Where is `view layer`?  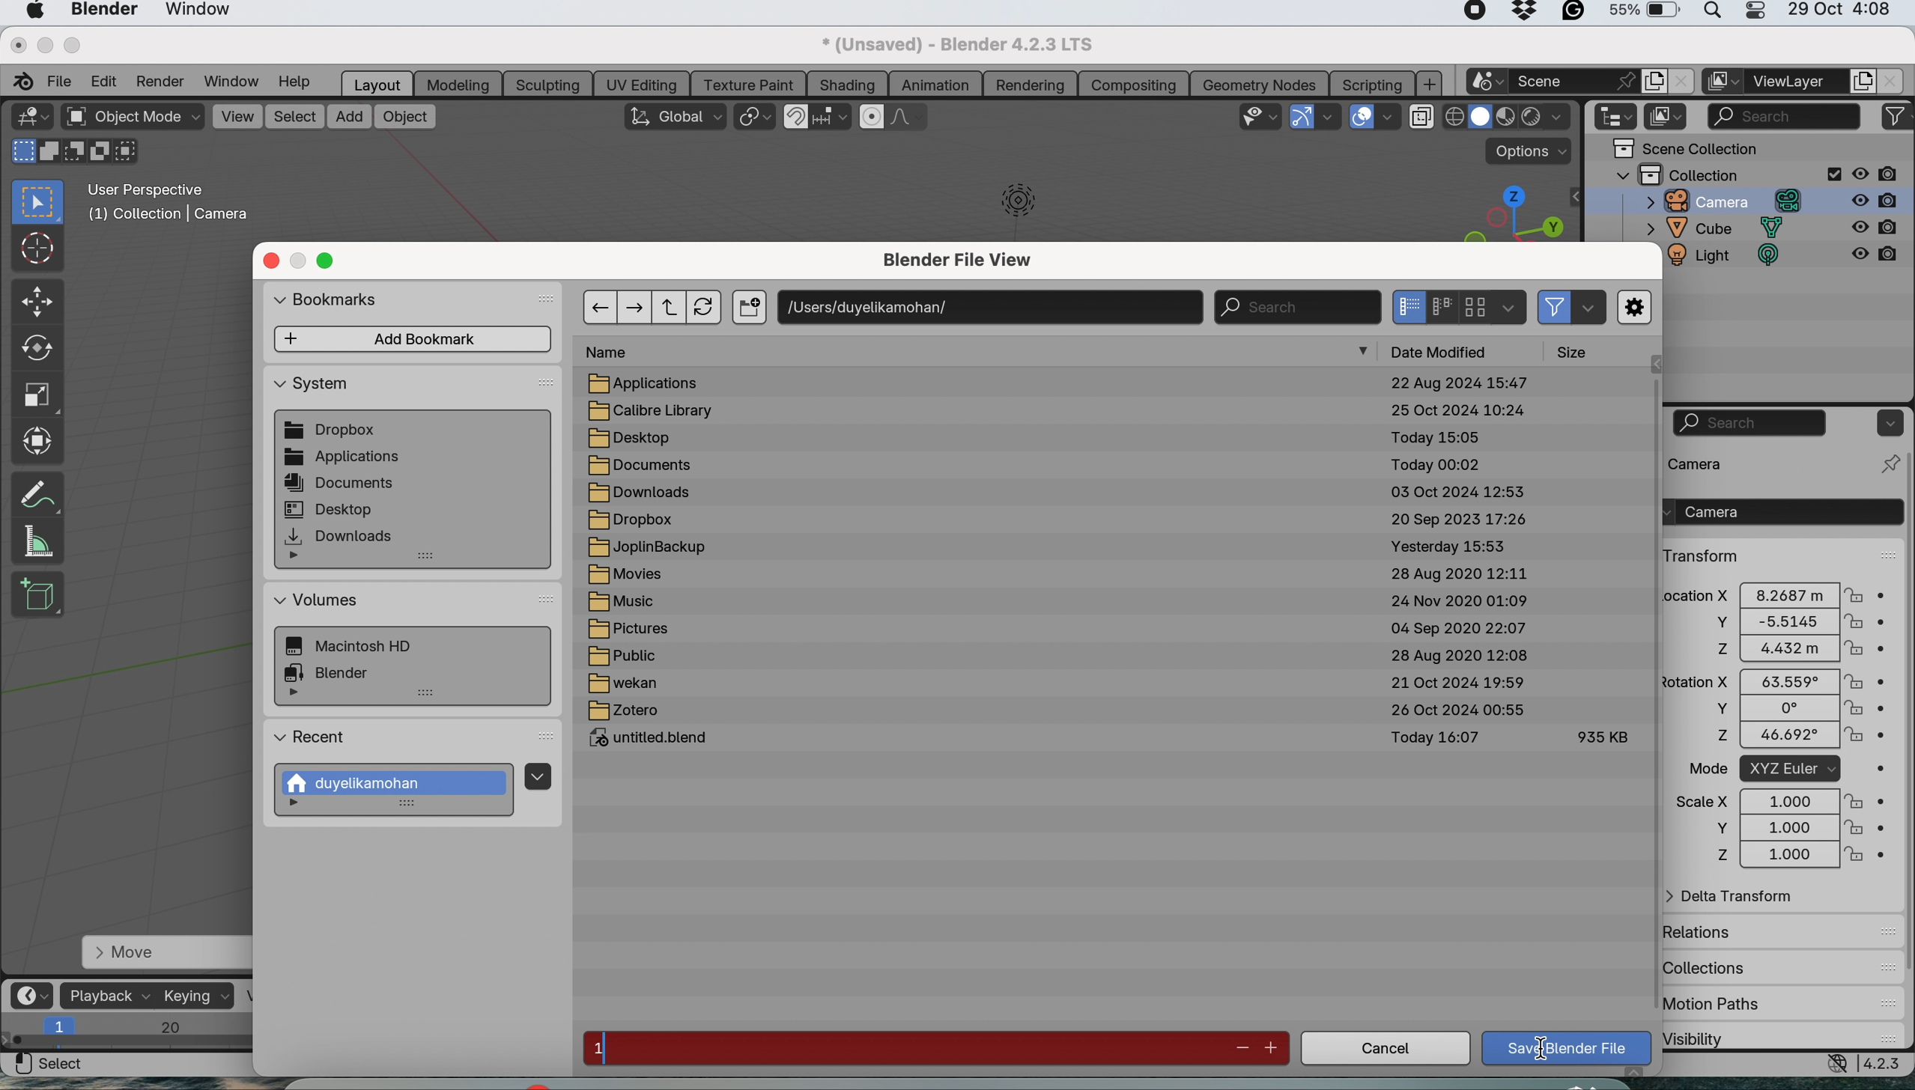
view layer is located at coordinates (1795, 83).